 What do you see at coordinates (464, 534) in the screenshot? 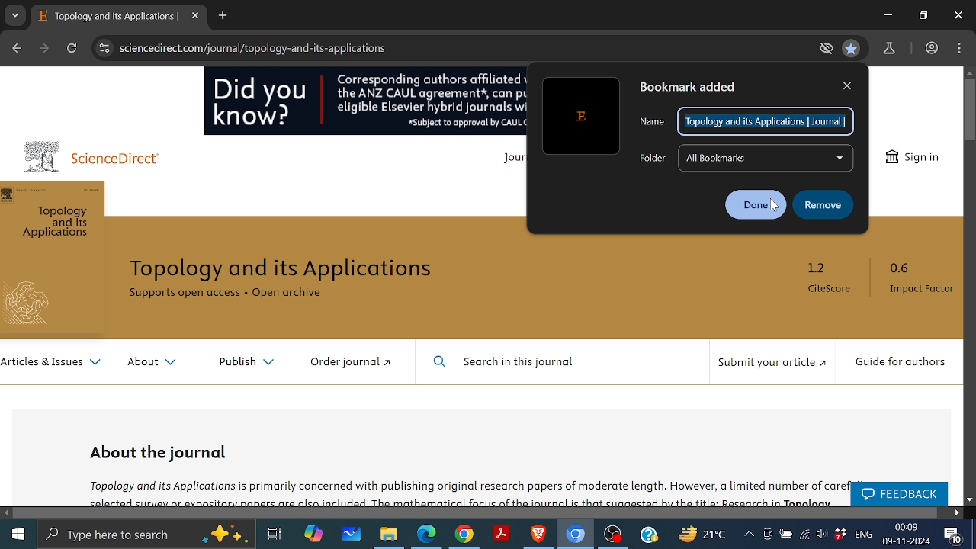
I see `Google Chrome` at bounding box center [464, 534].